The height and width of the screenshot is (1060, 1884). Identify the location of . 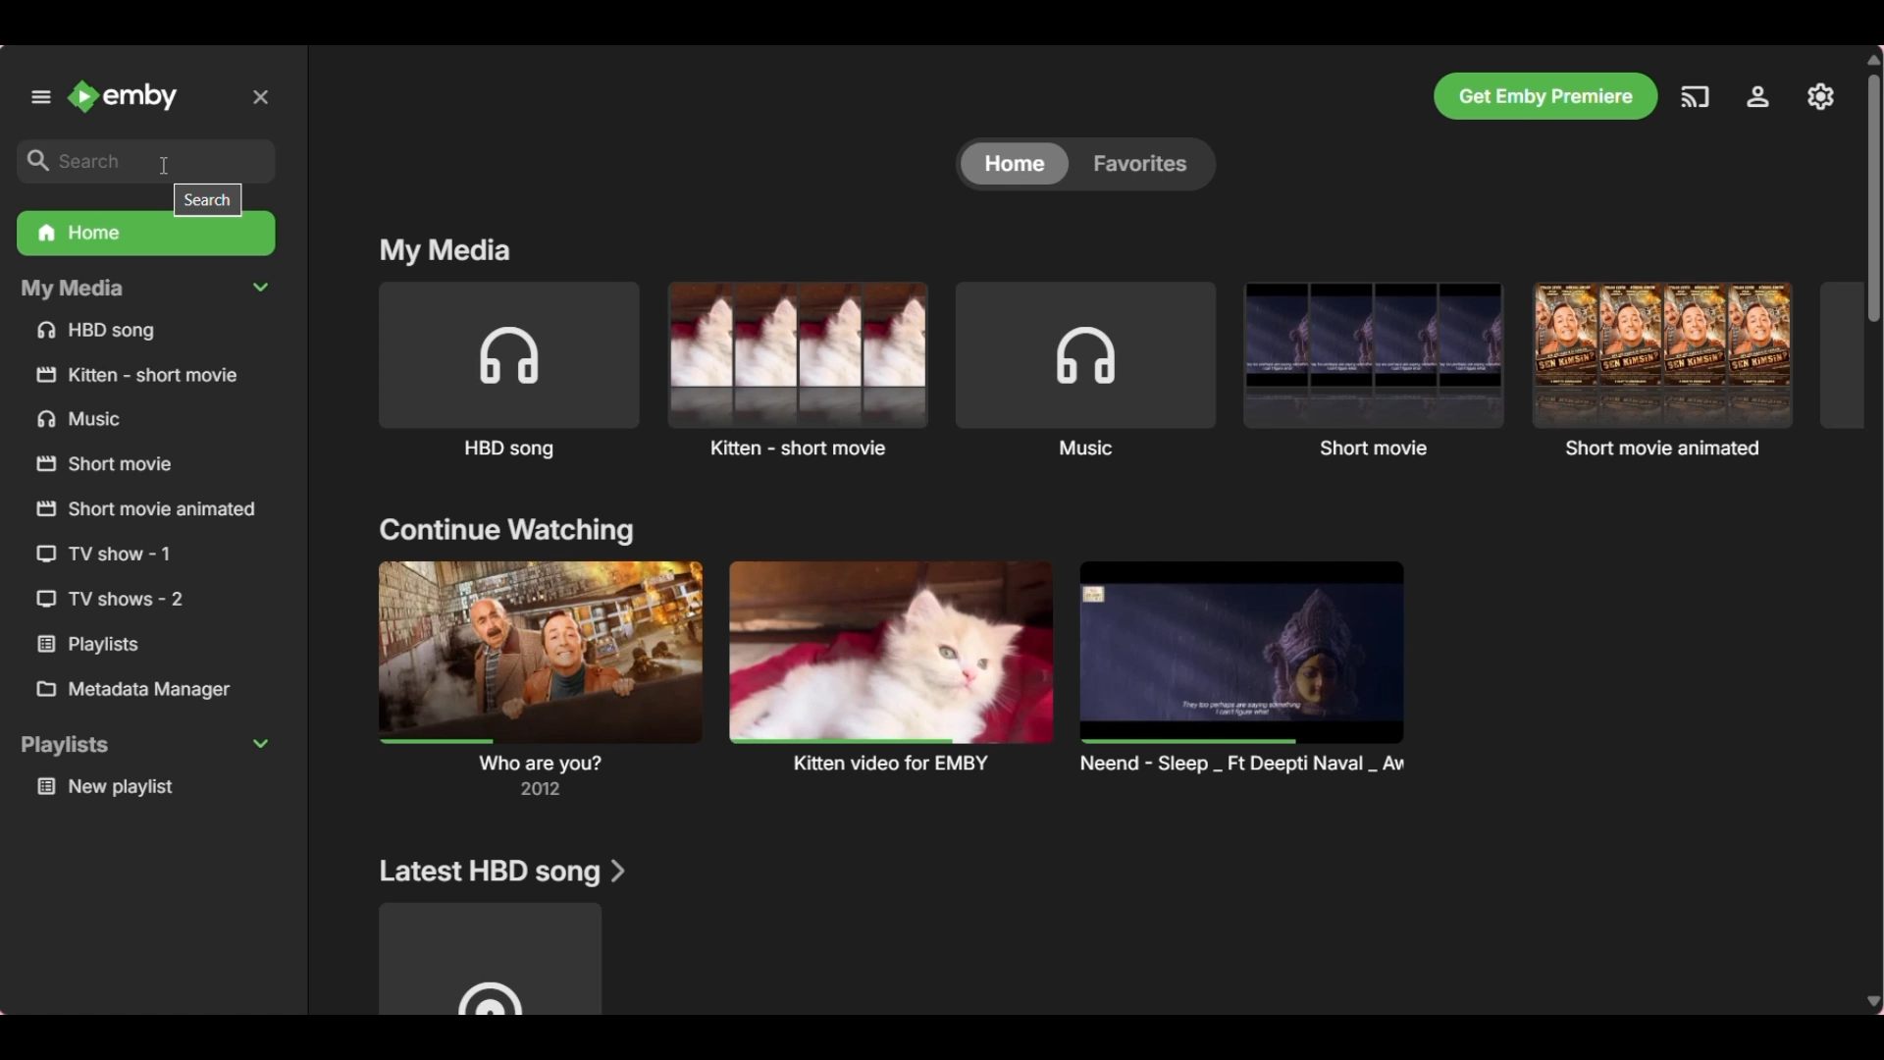
(145, 510).